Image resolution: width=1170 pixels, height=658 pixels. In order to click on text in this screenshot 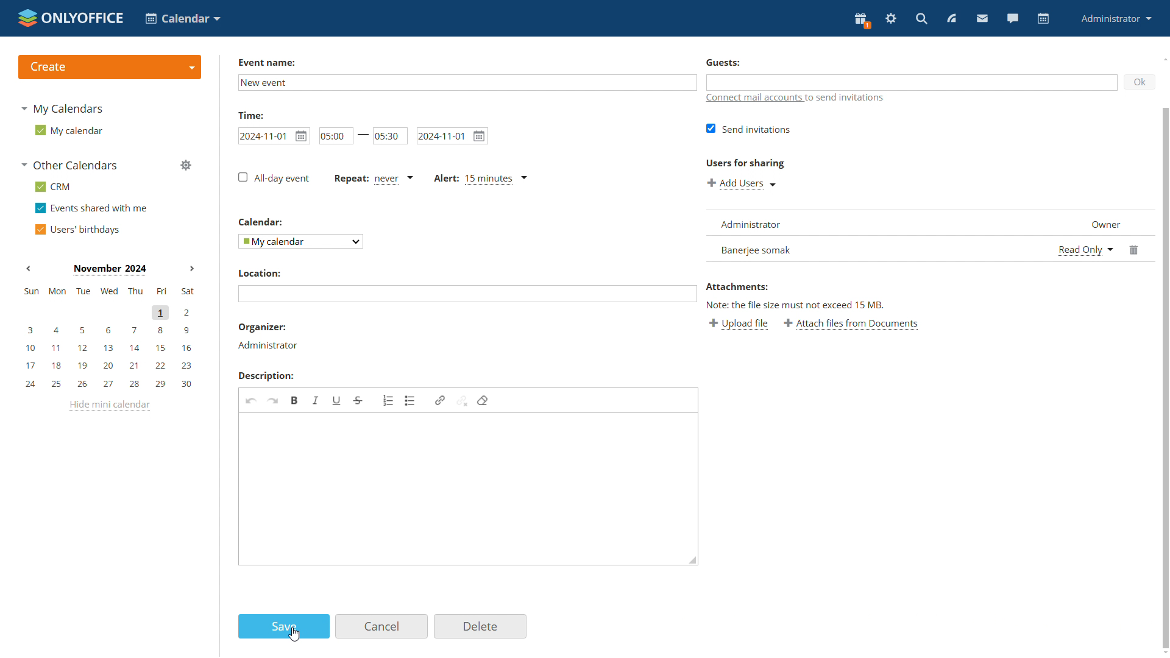, I will do `click(848, 98)`.